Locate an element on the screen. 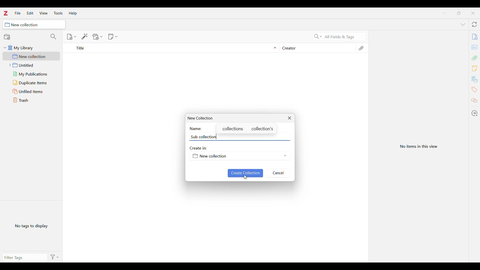 This screenshot has height=270, width=480. Type filter tag is located at coordinates (21, 257).